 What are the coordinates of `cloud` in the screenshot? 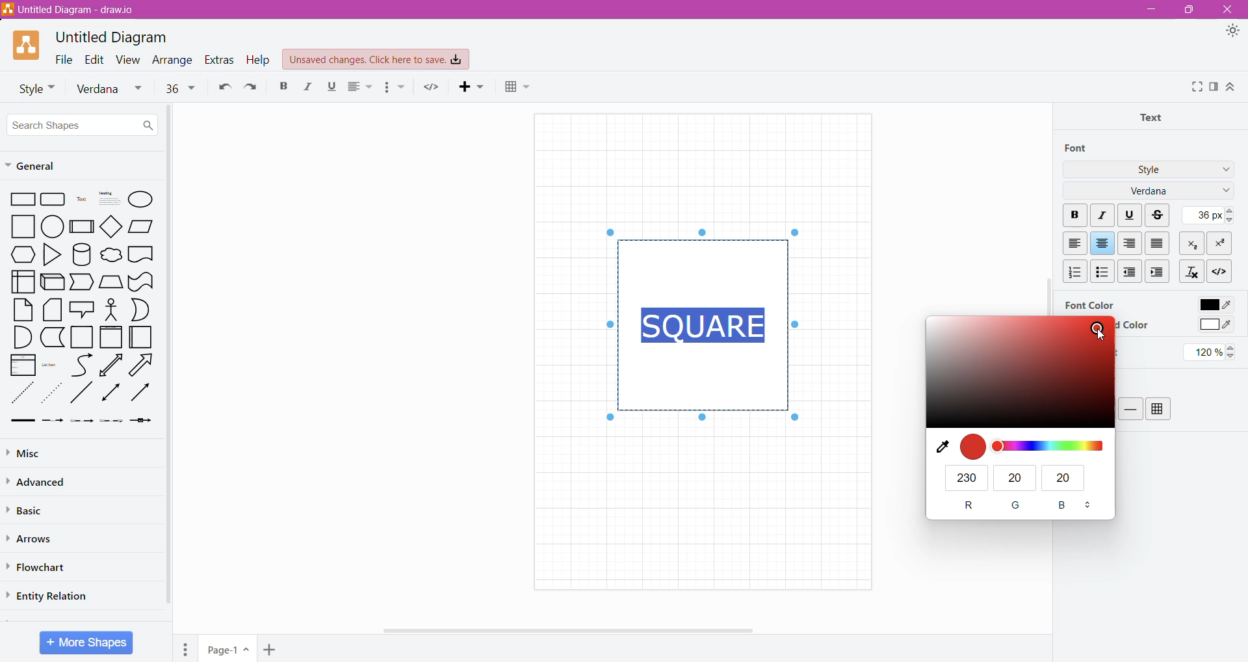 It's located at (110, 256).